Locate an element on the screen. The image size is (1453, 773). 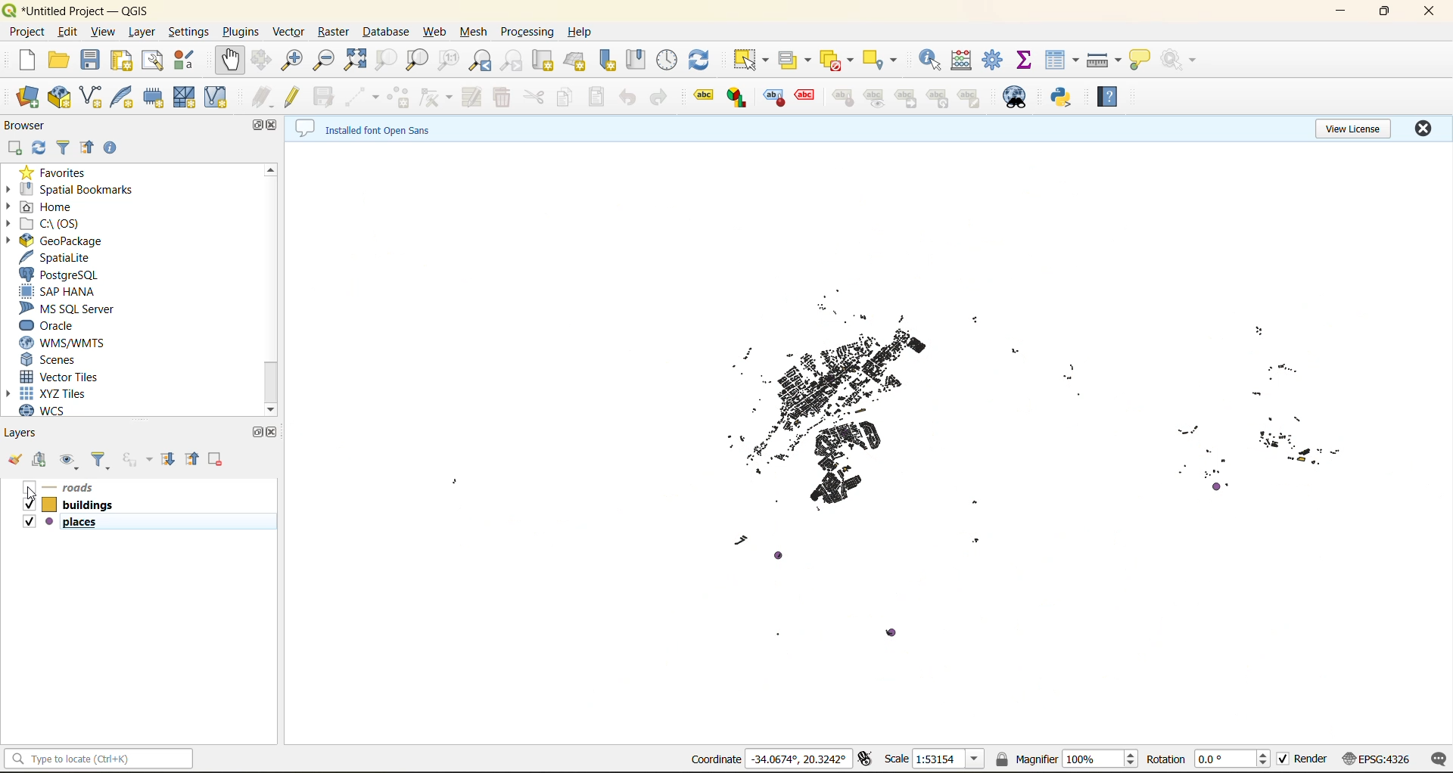
filter is located at coordinates (66, 147).